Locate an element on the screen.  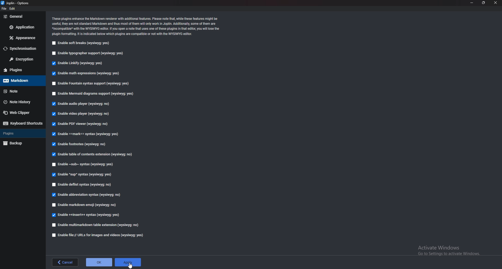
Enable audio player is located at coordinates (82, 103).